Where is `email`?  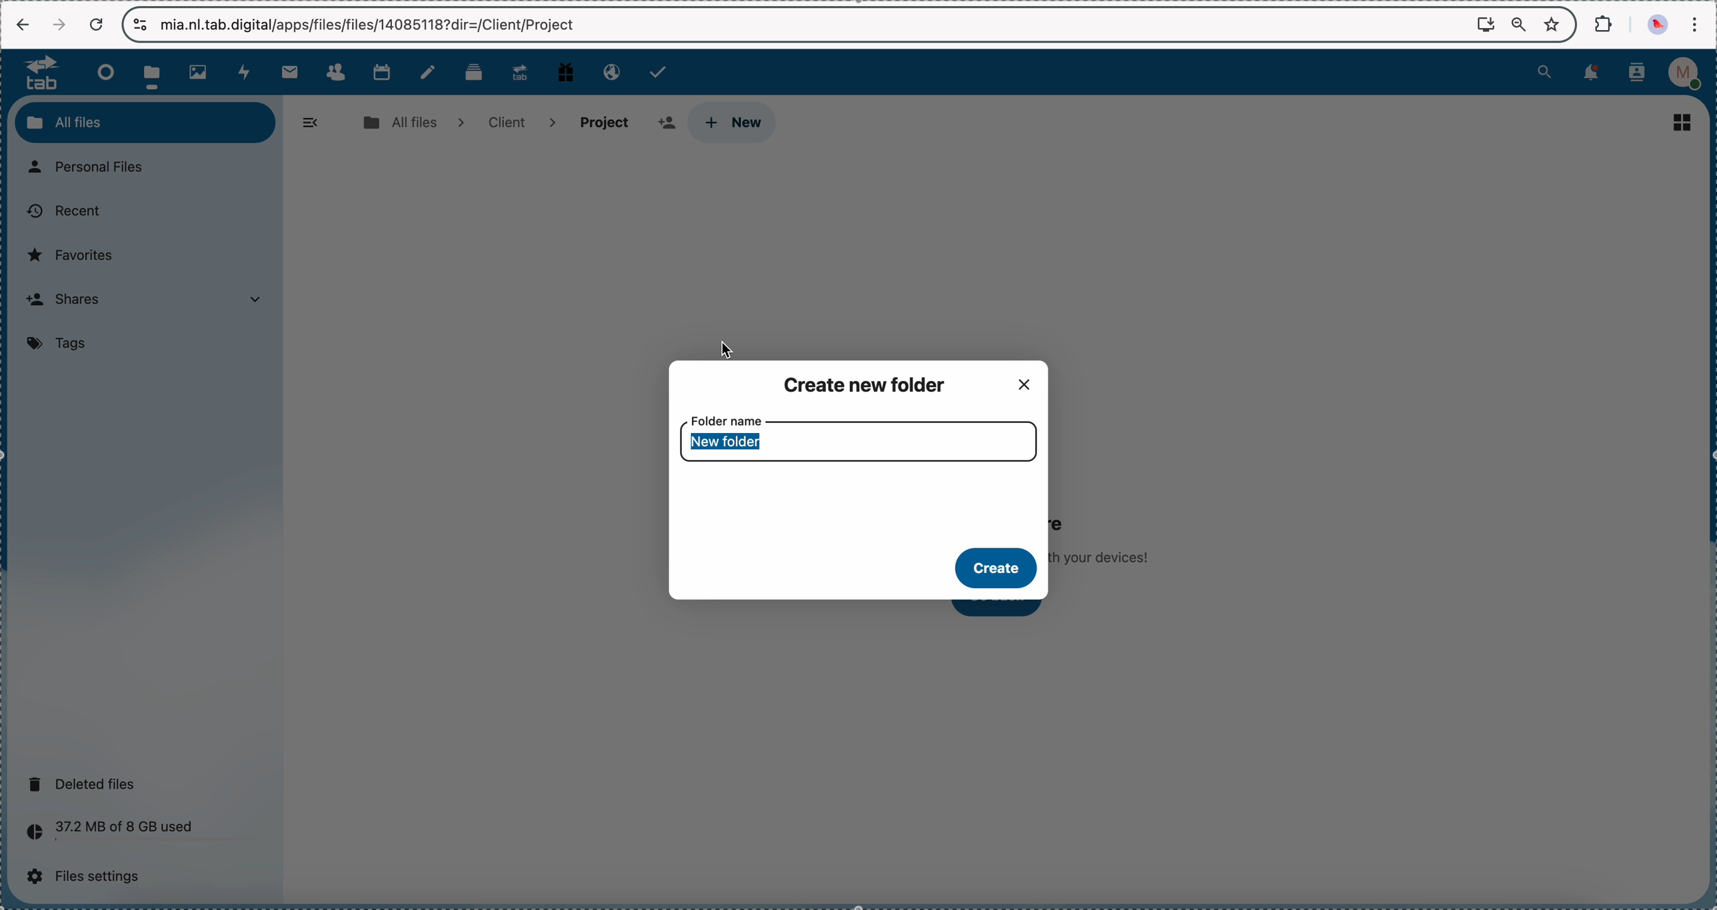
email is located at coordinates (609, 71).